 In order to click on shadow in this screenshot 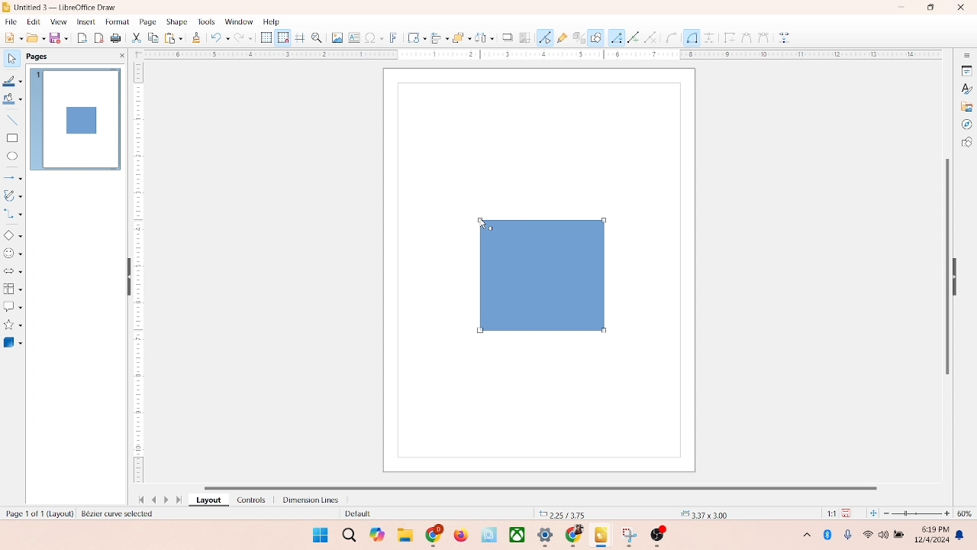, I will do `click(505, 36)`.